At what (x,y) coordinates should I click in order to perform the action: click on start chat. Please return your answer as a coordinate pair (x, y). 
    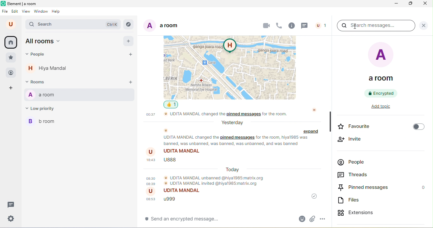
    Looking at the image, I should click on (132, 55).